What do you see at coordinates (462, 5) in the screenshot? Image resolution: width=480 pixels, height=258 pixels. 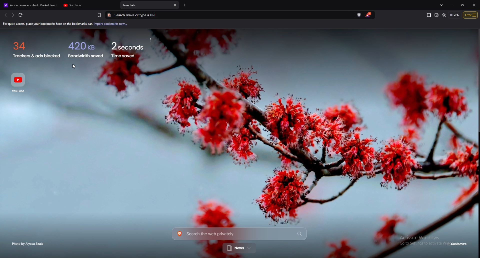 I see `resize` at bounding box center [462, 5].